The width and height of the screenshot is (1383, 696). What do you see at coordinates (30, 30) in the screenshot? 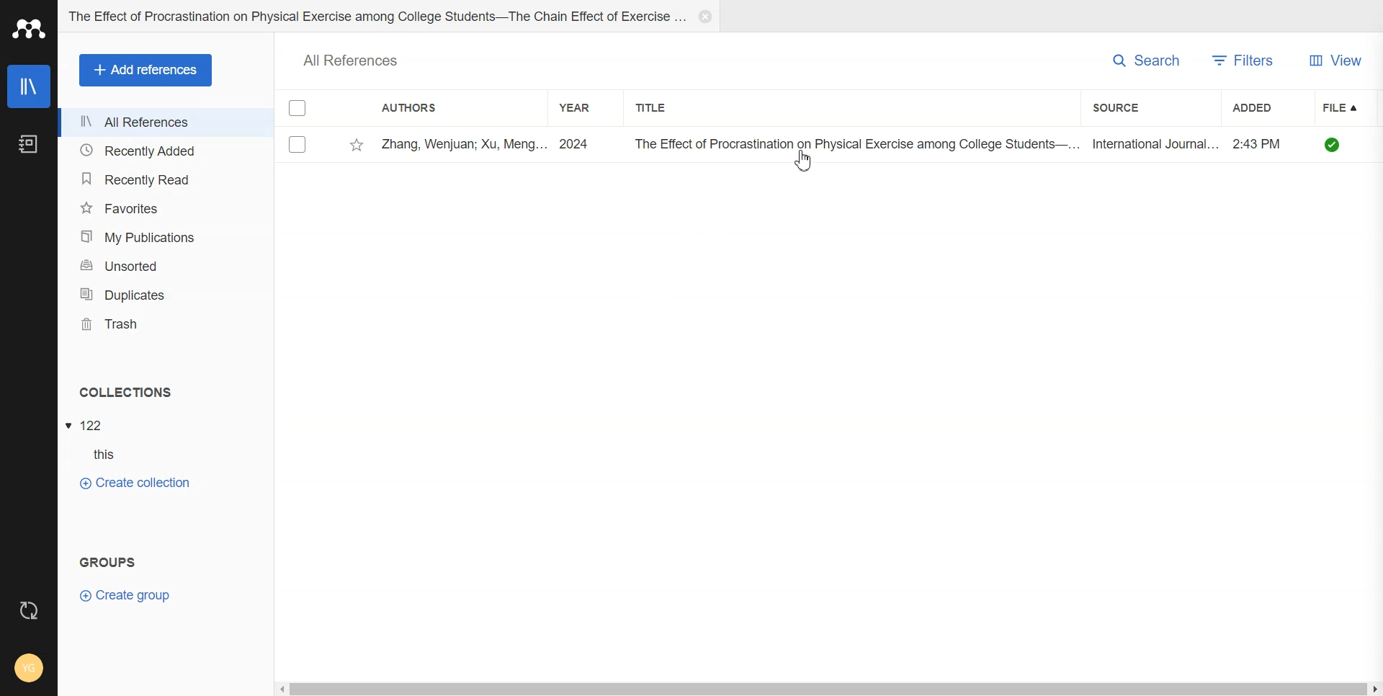
I see `Logo` at bounding box center [30, 30].